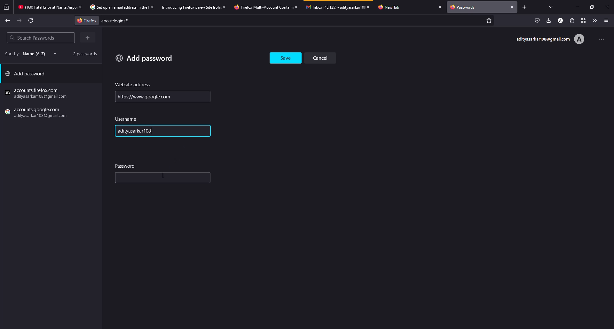 The image size is (614, 329). Describe the element at coordinates (7, 7) in the screenshot. I see `view recent` at that location.